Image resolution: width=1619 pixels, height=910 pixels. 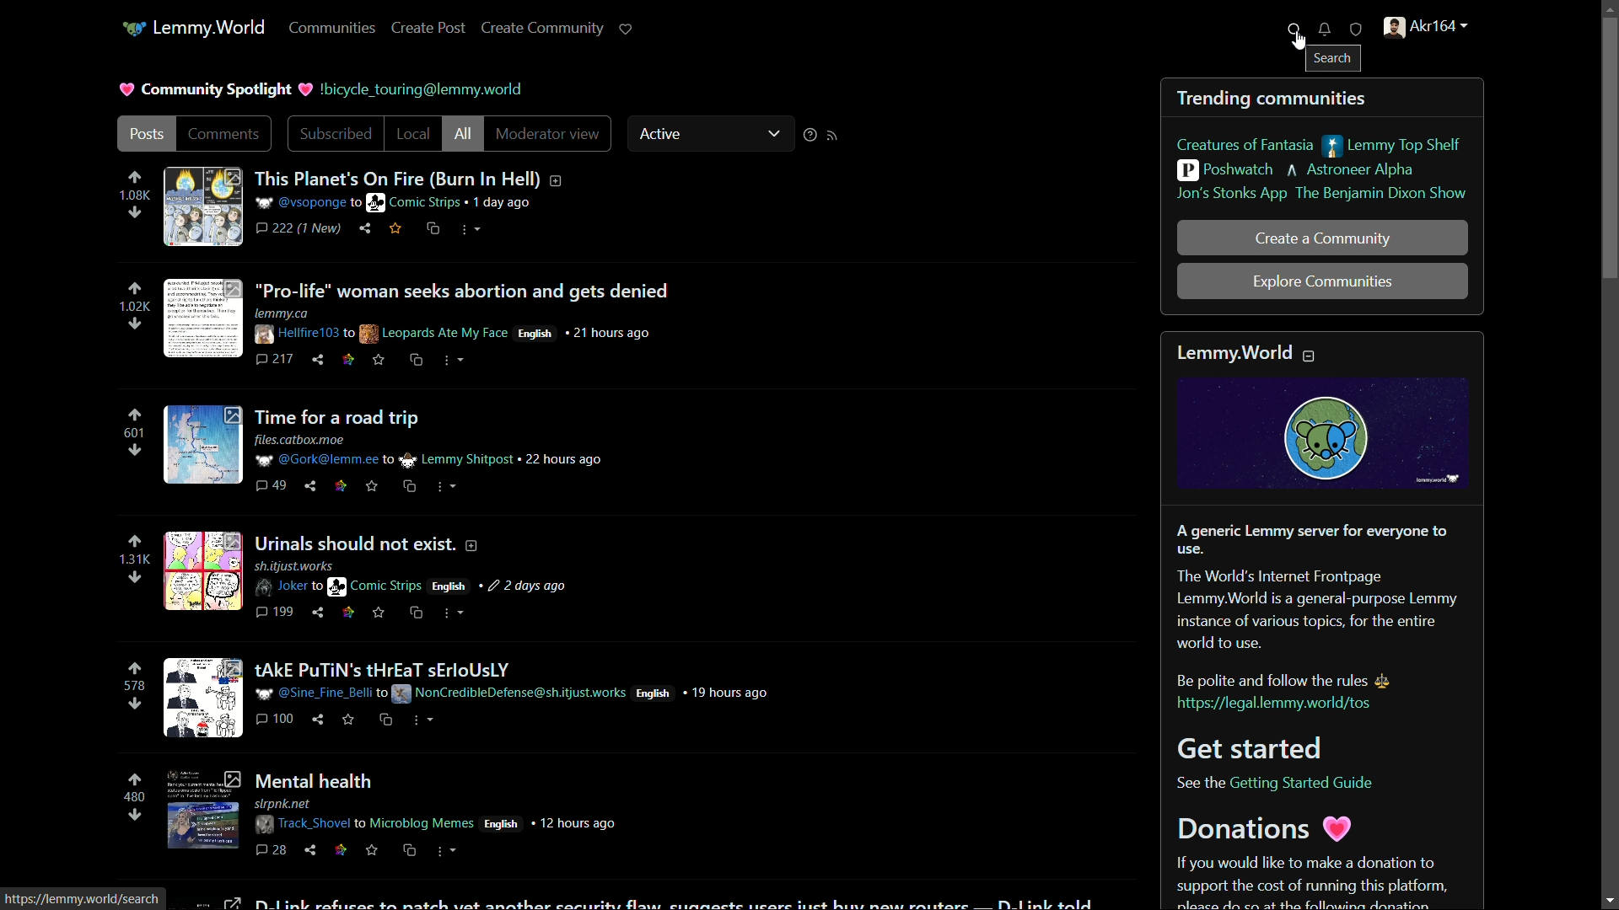 What do you see at coordinates (417, 320) in the screenshot?
I see `post-2` at bounding box center [417, 320].